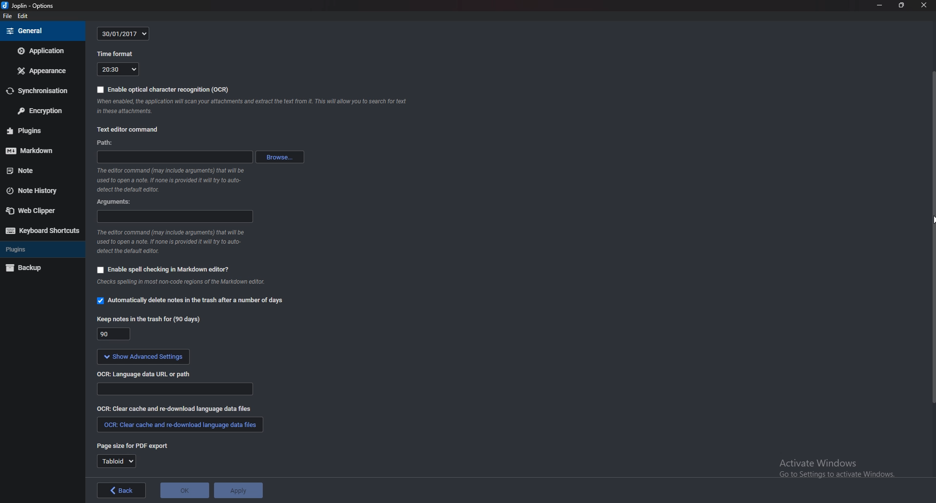 The height and width of the screenshot is (503, 936). I want to click on Keyboard shortcuts, so click(42, 231).